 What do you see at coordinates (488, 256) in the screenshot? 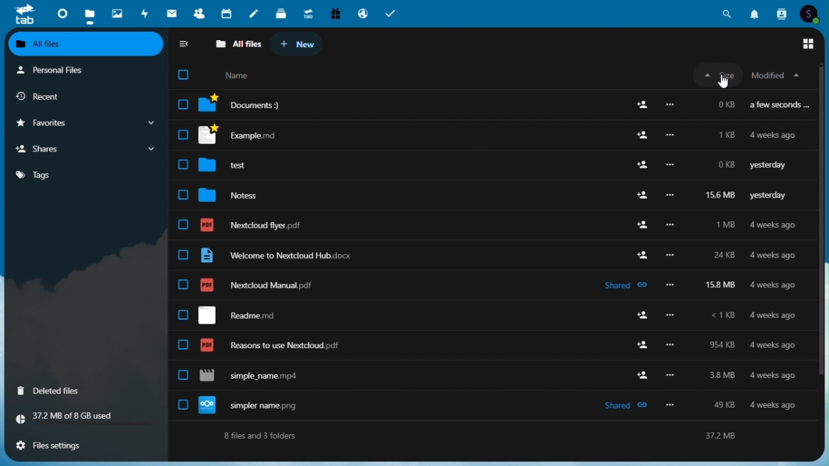
I see `‘Welcome to Nextcdloud Hub docx` at bounding box center [488, 256].